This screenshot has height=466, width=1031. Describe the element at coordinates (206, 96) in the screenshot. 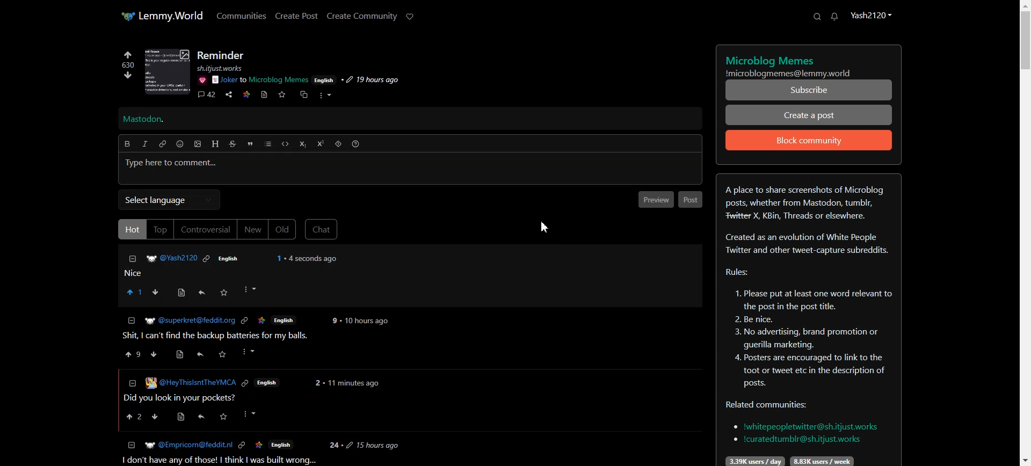

I see `Comment` at that location.